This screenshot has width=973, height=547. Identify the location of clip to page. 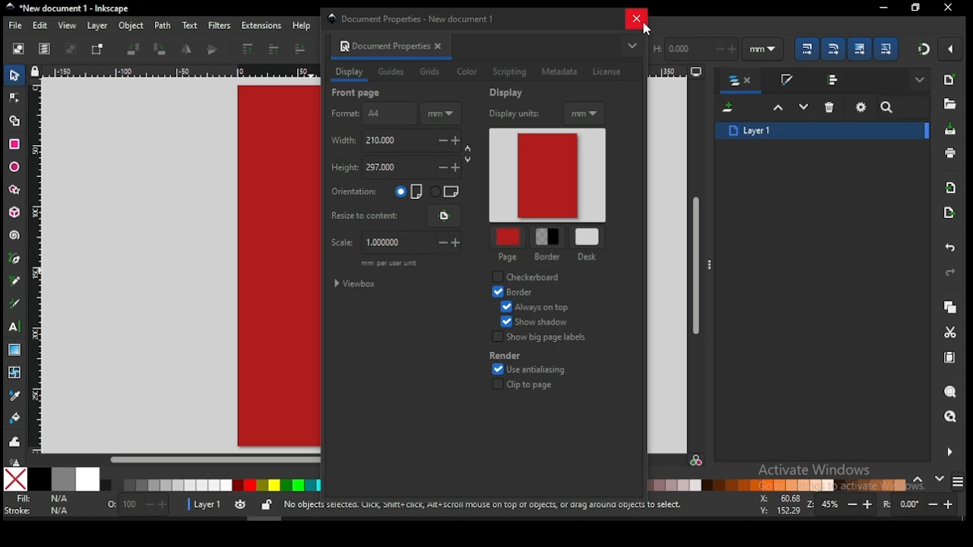
(528, 384).